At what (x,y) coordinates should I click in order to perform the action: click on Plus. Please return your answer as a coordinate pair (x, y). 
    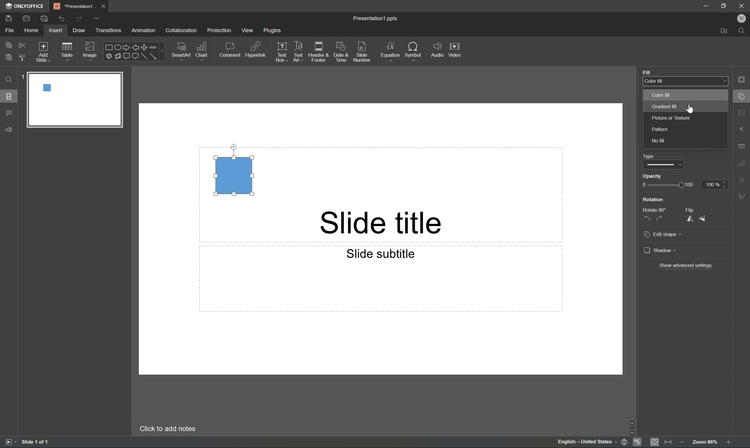
    Looking at the image, I should click on (145, 47).